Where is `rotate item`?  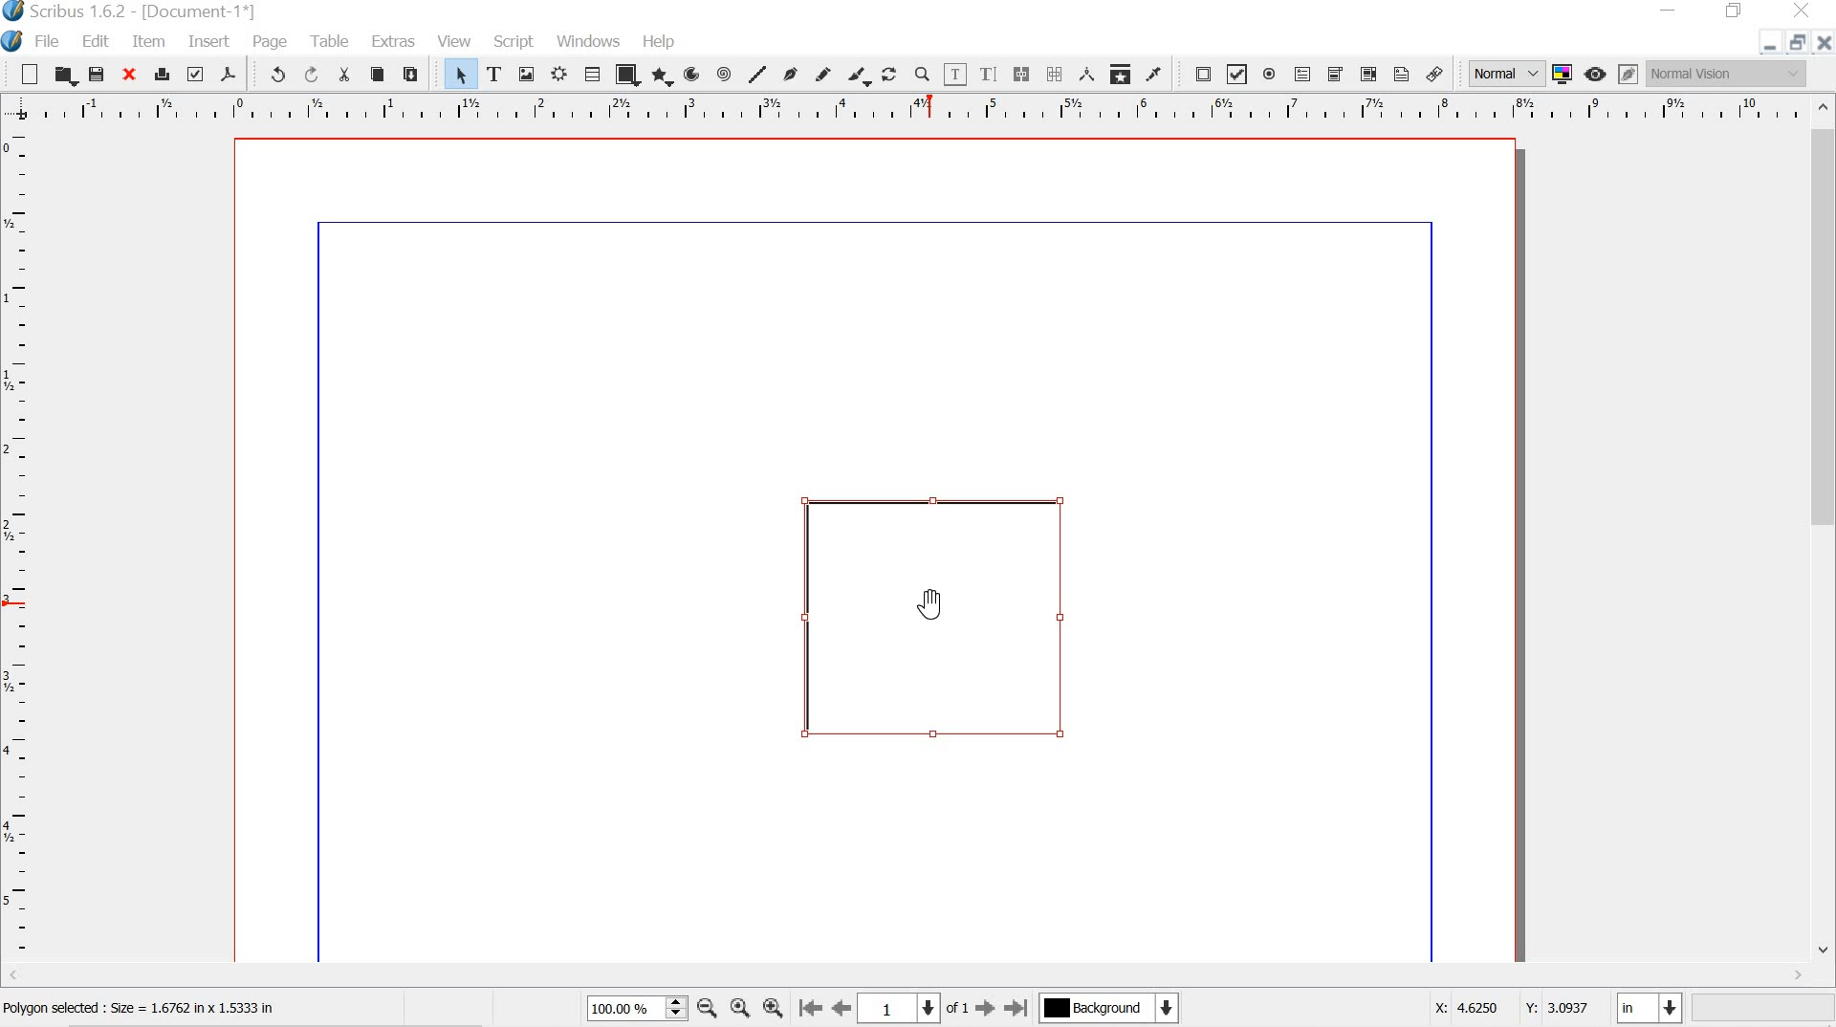
rotate item is located at coordinates (889, 74).